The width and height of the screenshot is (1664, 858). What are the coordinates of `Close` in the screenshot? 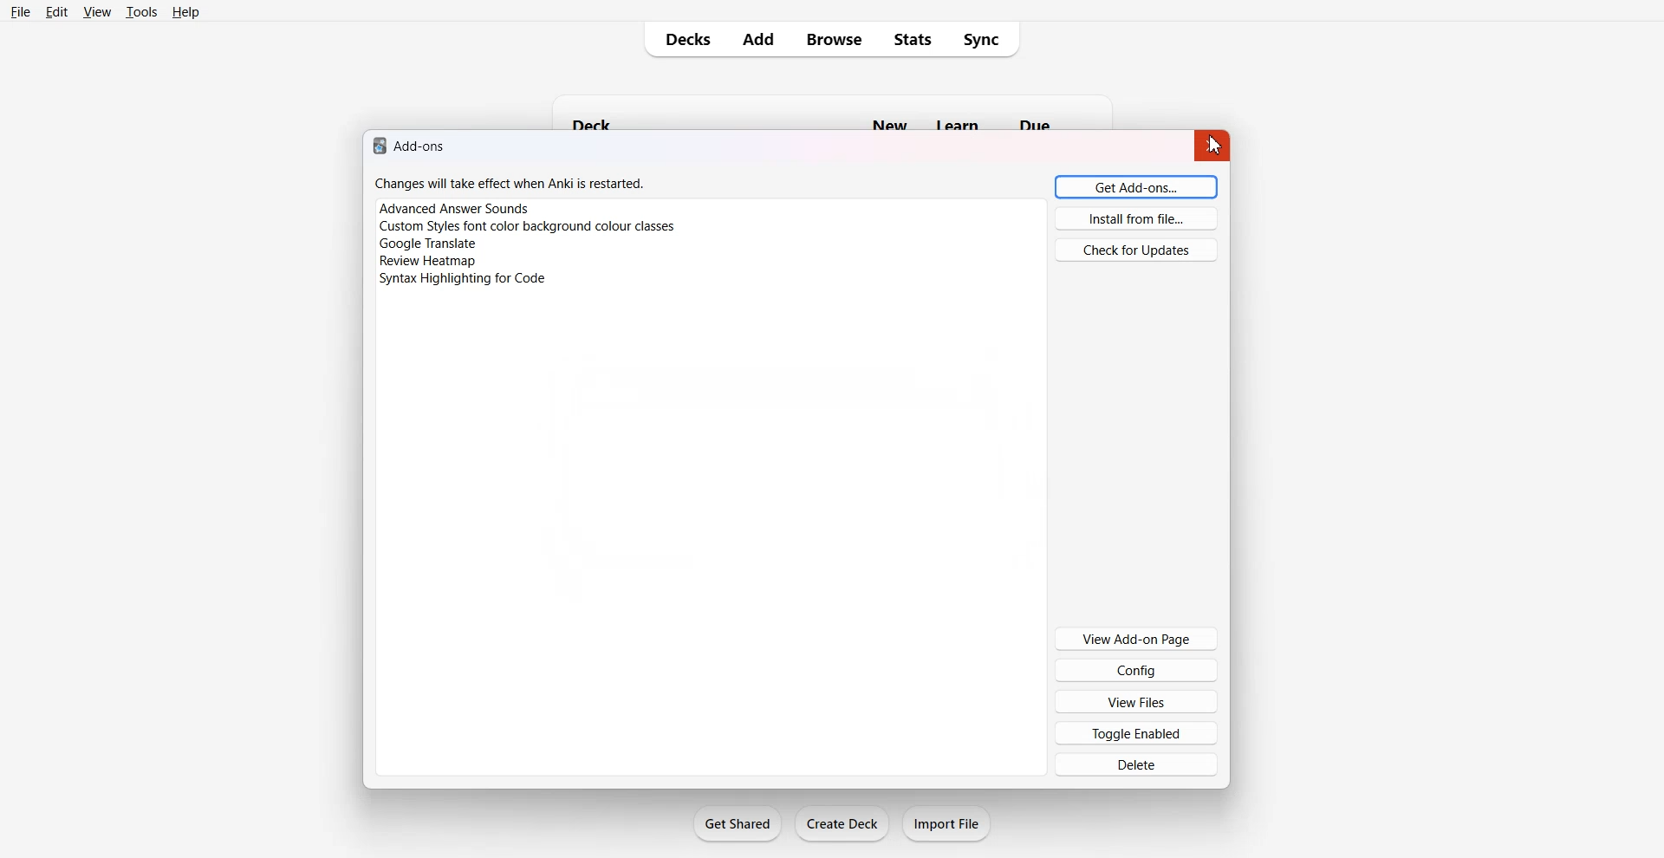 It's located at (1212, 146).